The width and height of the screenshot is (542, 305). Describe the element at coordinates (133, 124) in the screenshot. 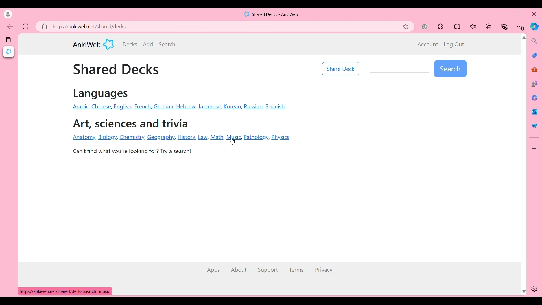

I see `Art, sciences and trivia` at that location.